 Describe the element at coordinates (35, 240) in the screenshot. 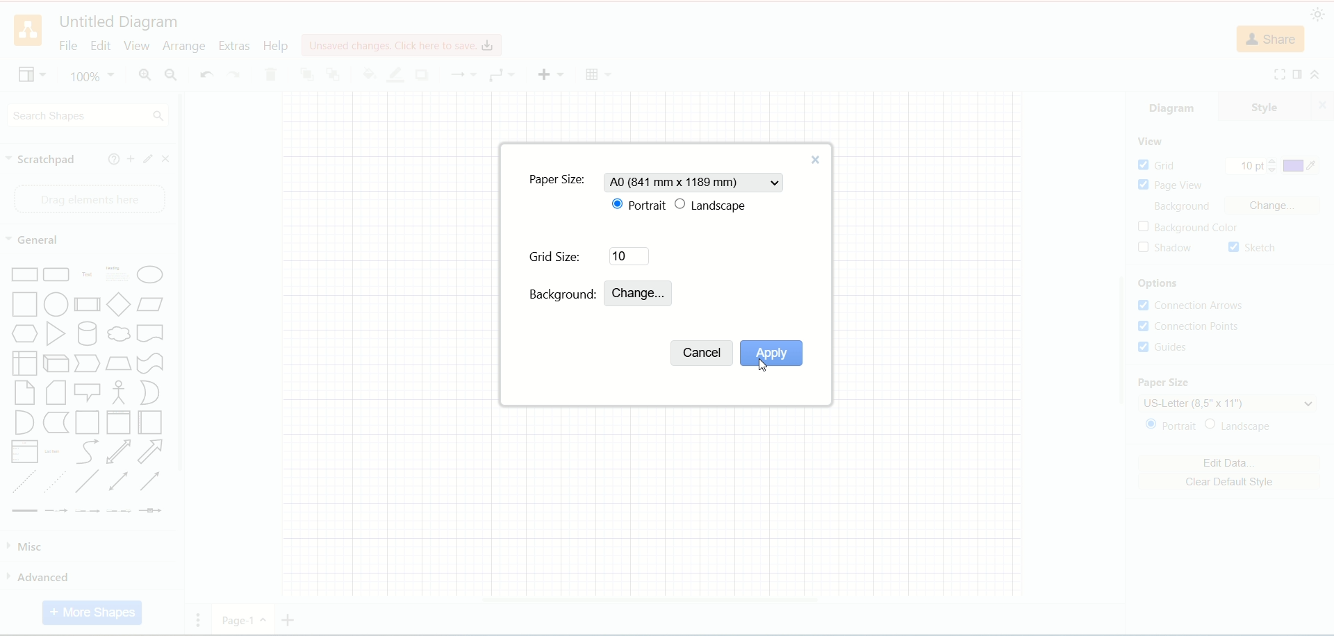

I see `general` at that location.